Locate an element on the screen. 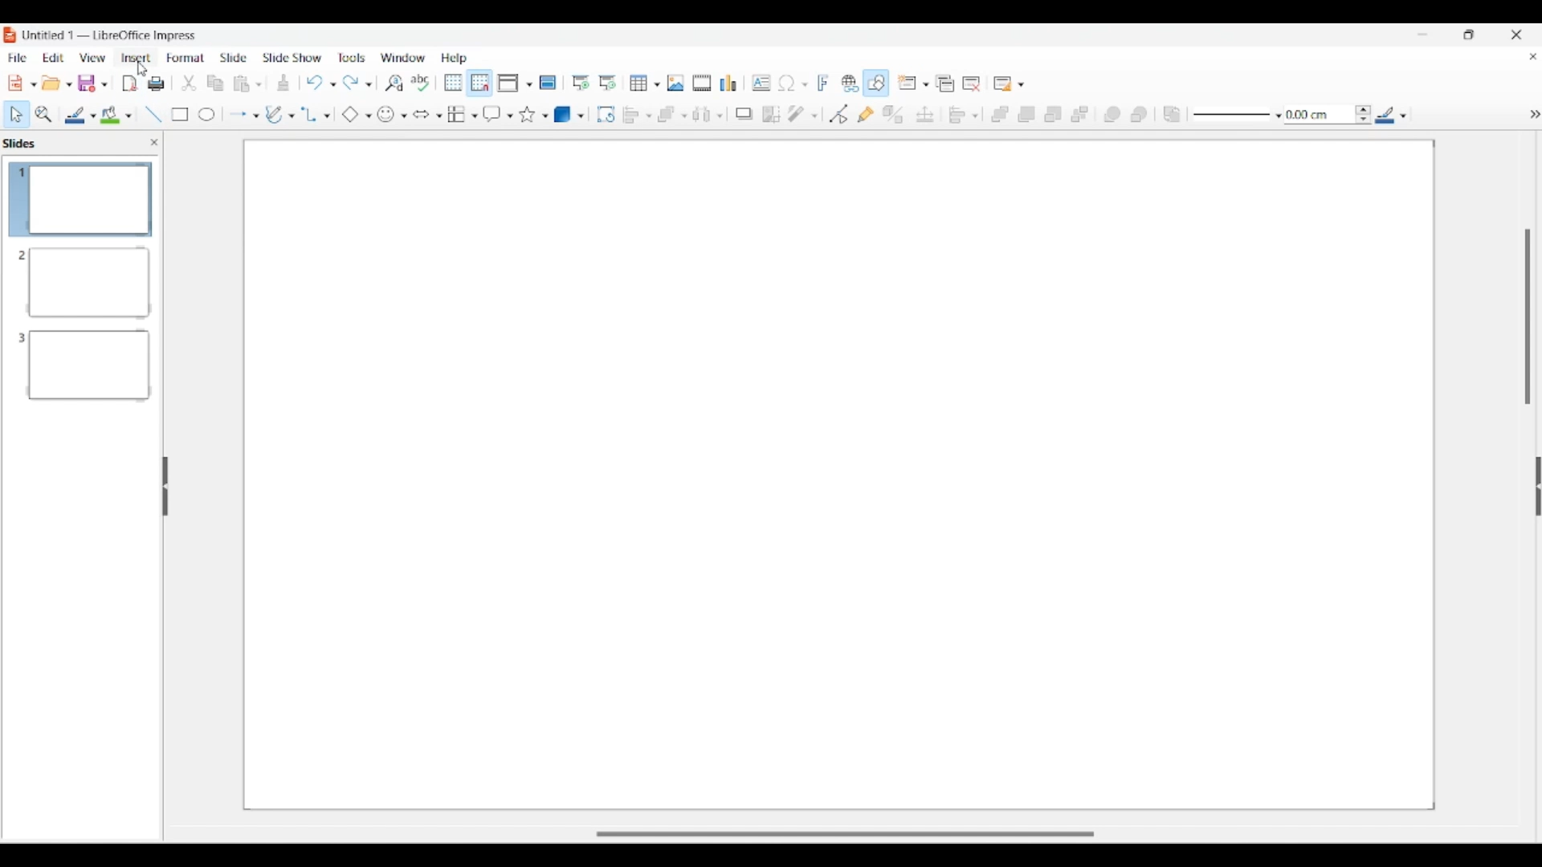 This screenshot has height=867, width=1542. Master slide is located at coordinates (548, 82).